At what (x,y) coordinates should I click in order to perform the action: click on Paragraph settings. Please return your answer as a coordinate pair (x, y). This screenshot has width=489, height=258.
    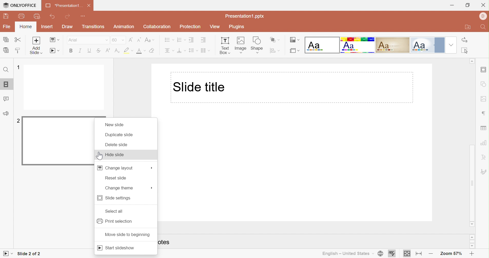
    Looking at the image, I should click on (484, 114).